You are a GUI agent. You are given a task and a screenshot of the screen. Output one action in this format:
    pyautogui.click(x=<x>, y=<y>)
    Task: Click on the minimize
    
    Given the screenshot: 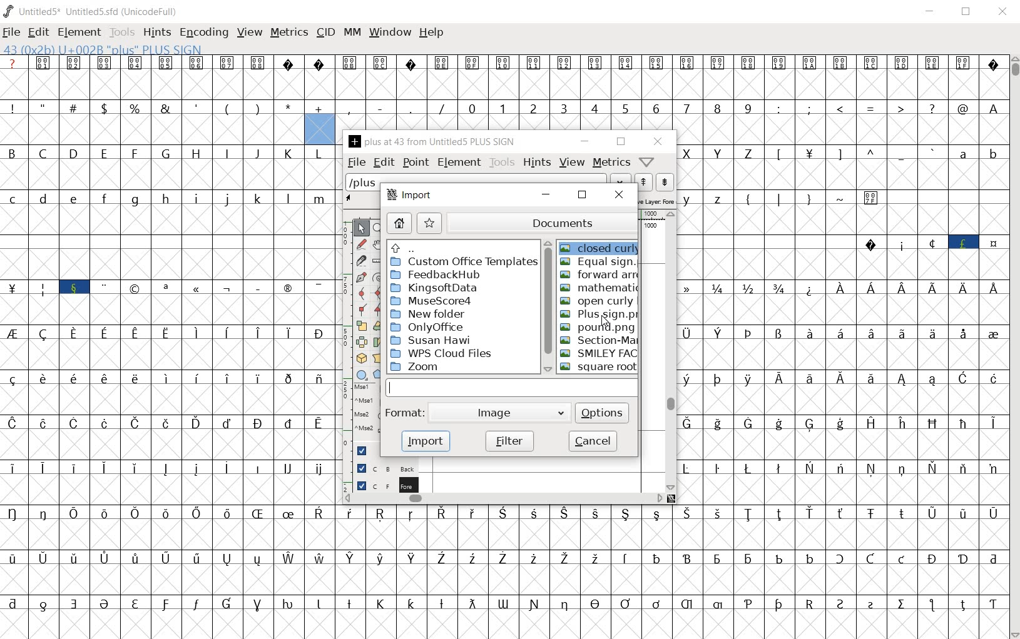 What is the action you would take?
    pyautogui.click(x=548, y=196)
    